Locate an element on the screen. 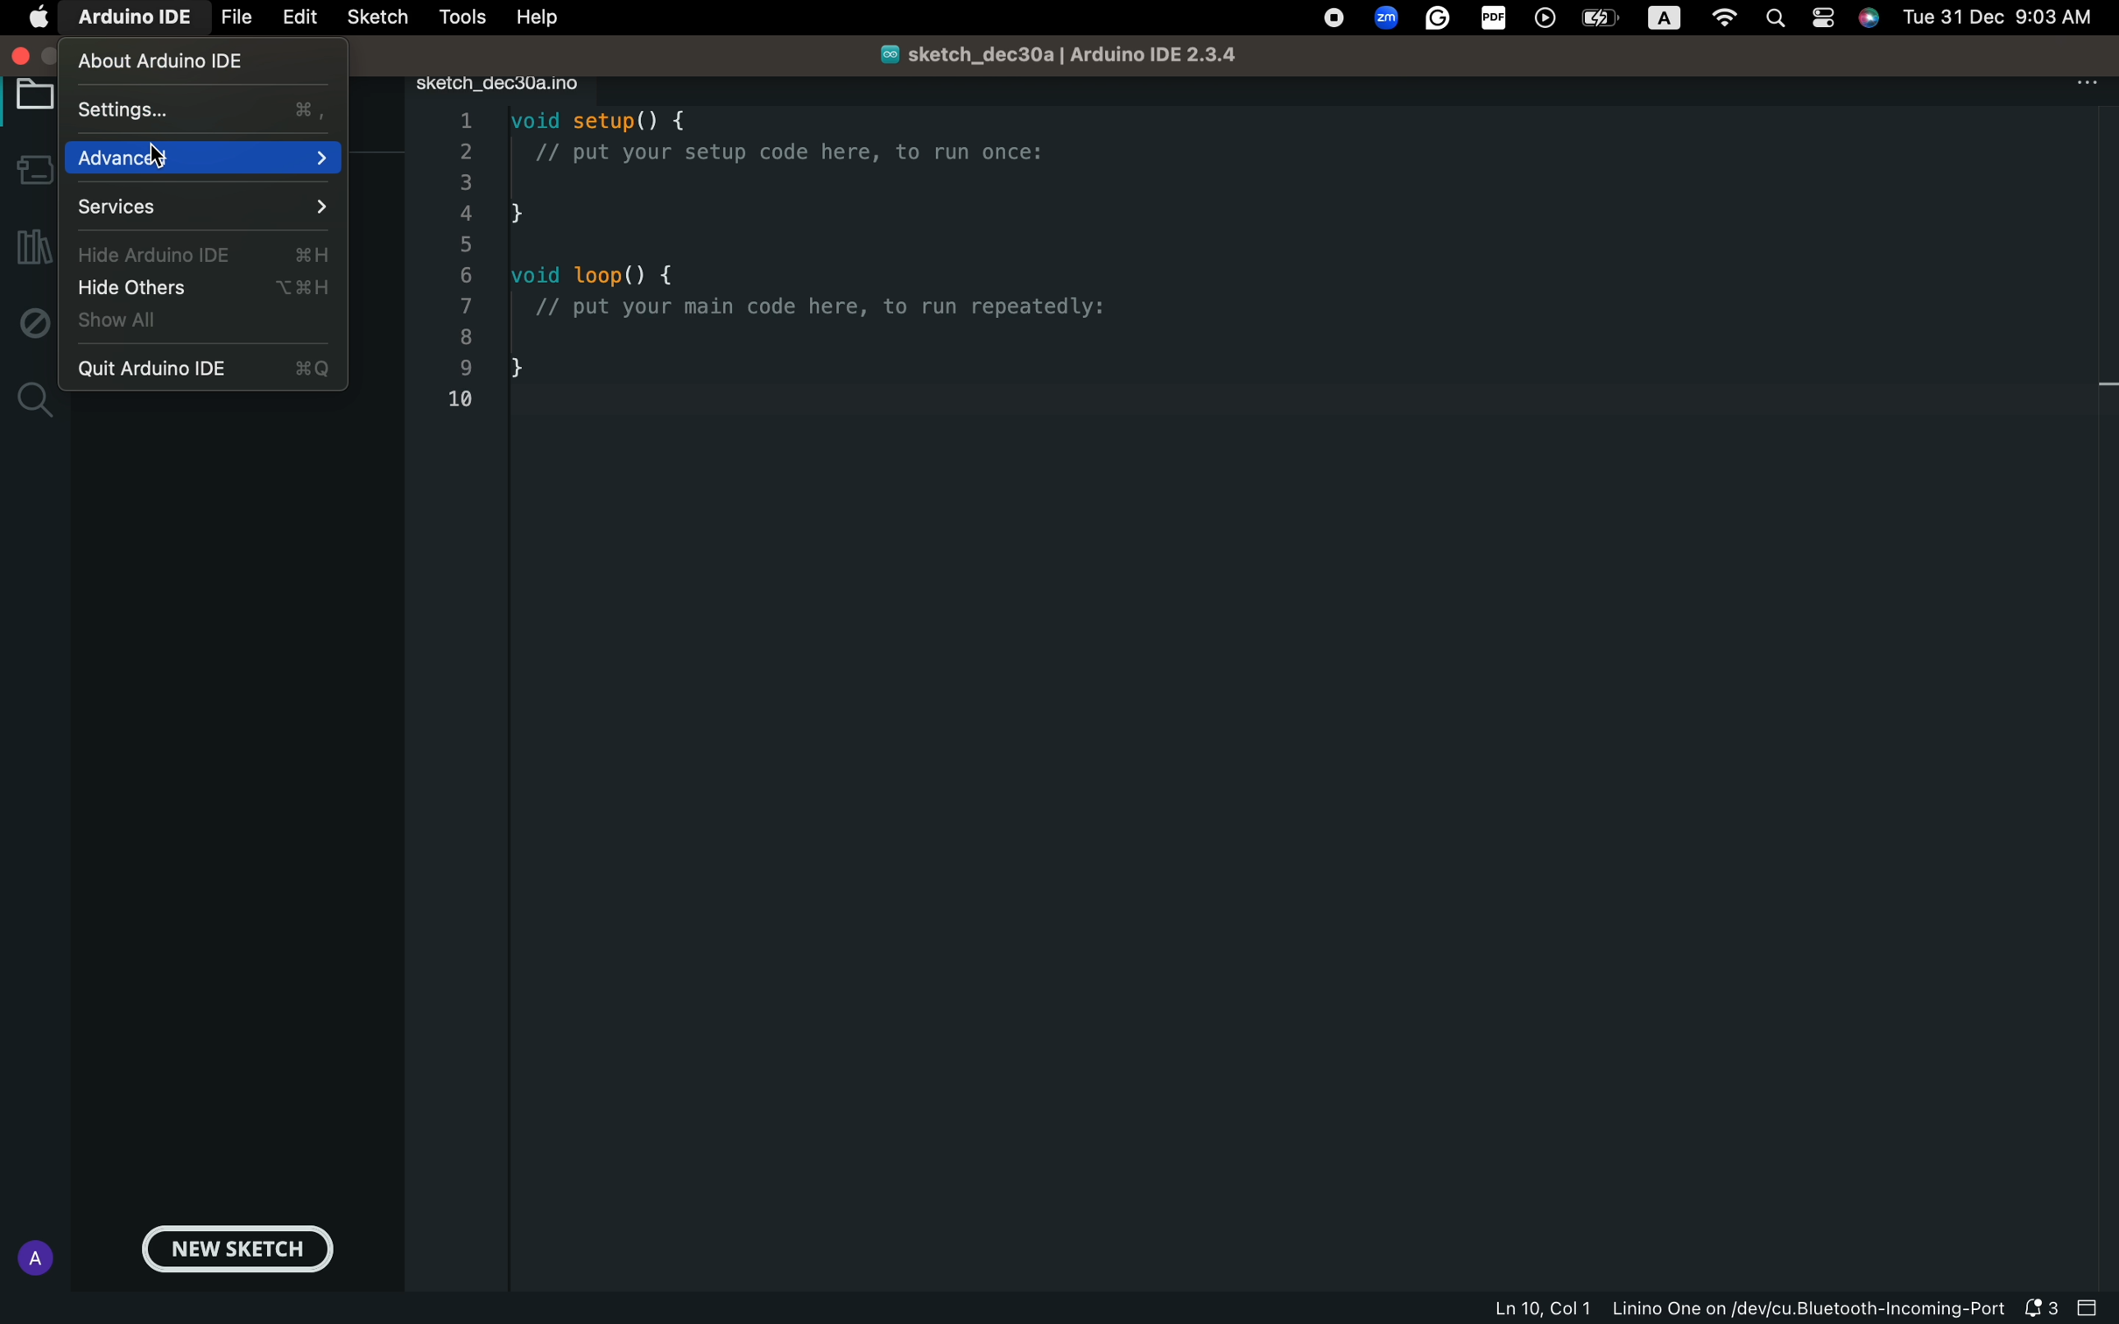 This screenshot has height=1324, width=2119. QUit is located at coordinates (210, 369).